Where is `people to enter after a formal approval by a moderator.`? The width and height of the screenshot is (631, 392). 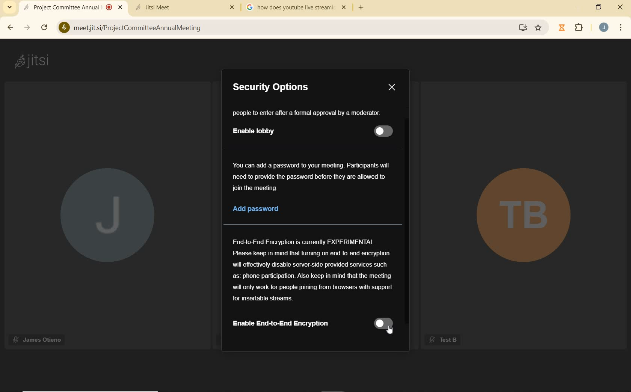
people to enter after a formal approval by a moderator. is located at coordinates (309, 113).